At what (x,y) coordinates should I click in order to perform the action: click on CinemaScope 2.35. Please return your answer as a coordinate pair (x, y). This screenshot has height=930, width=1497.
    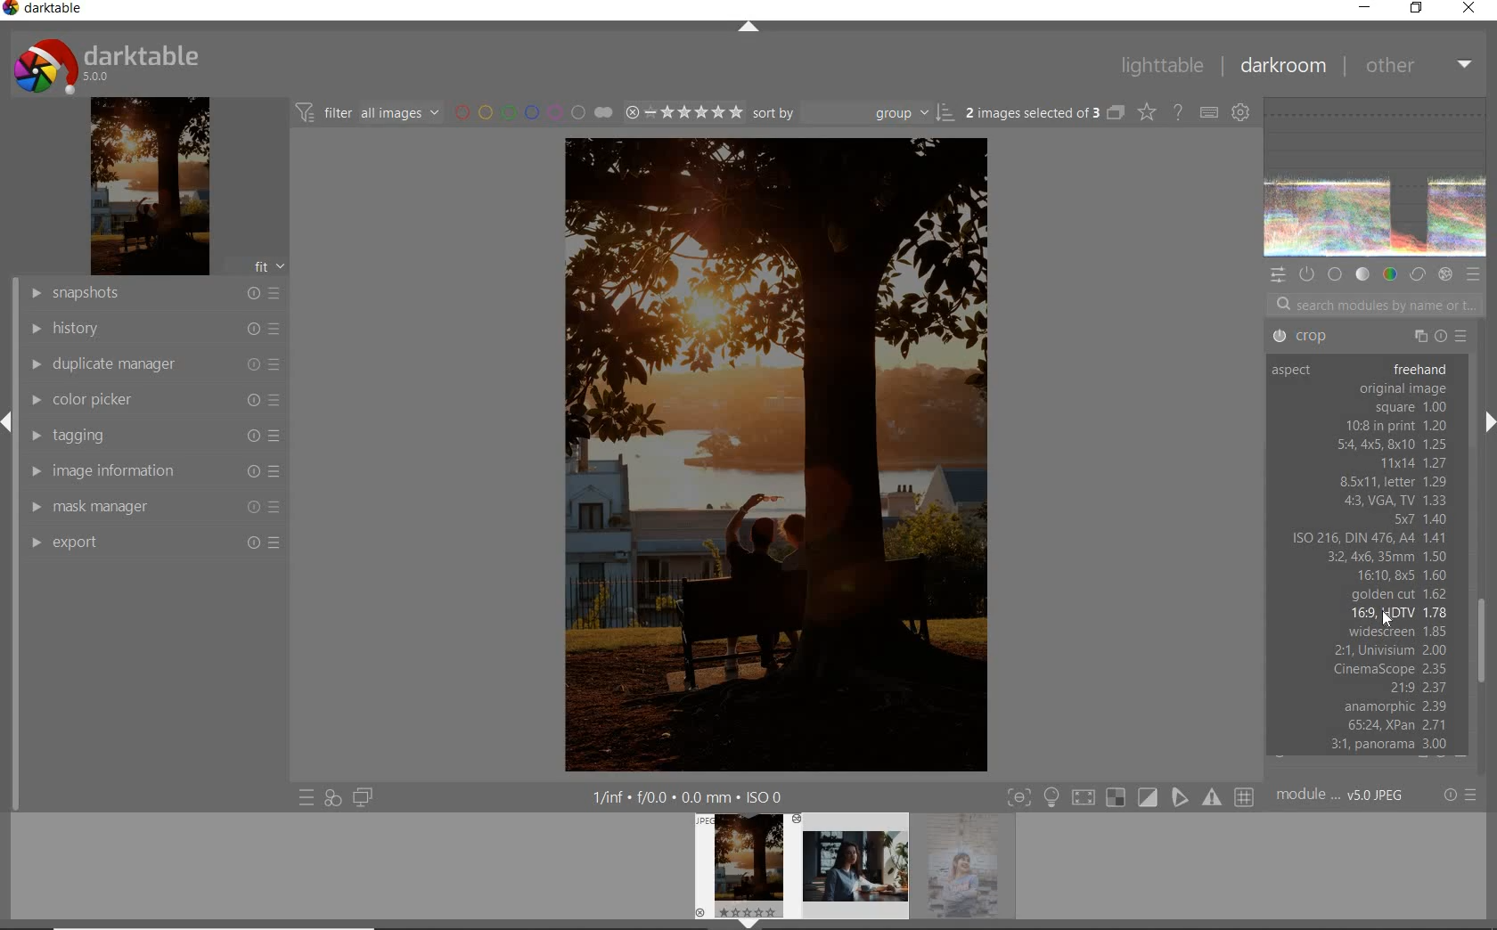
    Looking at the image, I should click on (1391, 668).